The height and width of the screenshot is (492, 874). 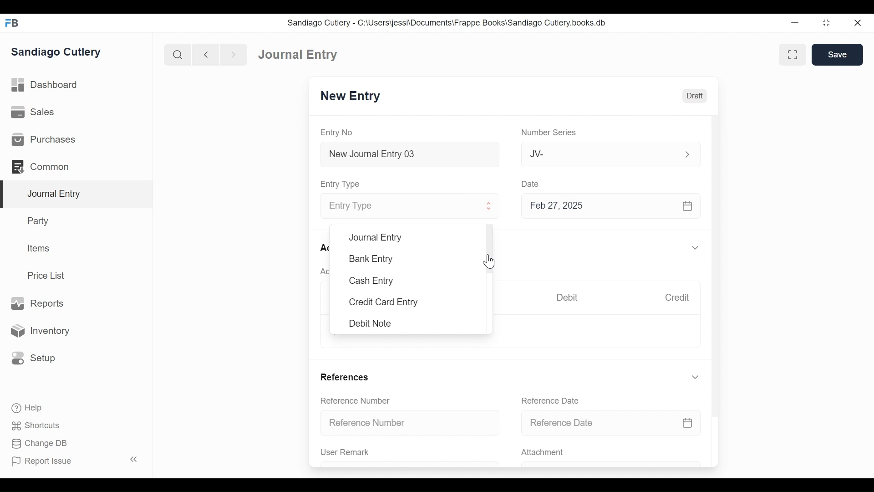 What do you see at coordinates (372, 280) in the screenshot?
I see `Cash Entry` at bounding box center [372, 280].